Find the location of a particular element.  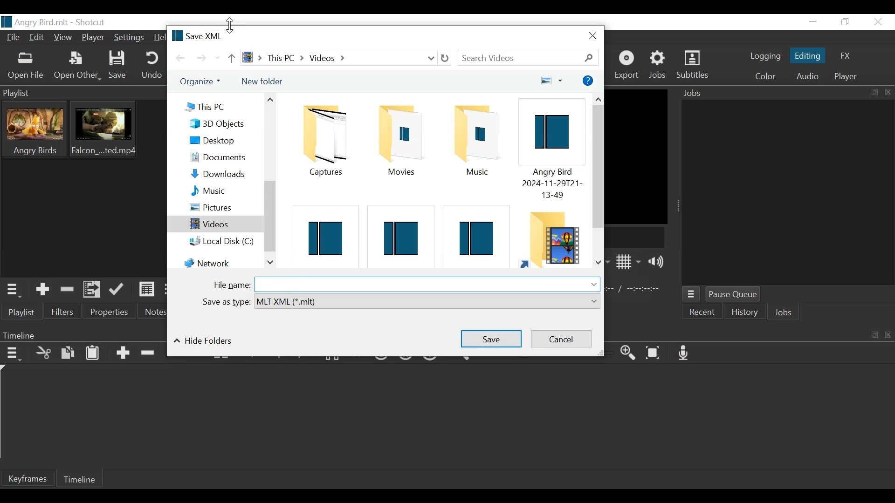

Pictures is located at coordinates (223, 207).